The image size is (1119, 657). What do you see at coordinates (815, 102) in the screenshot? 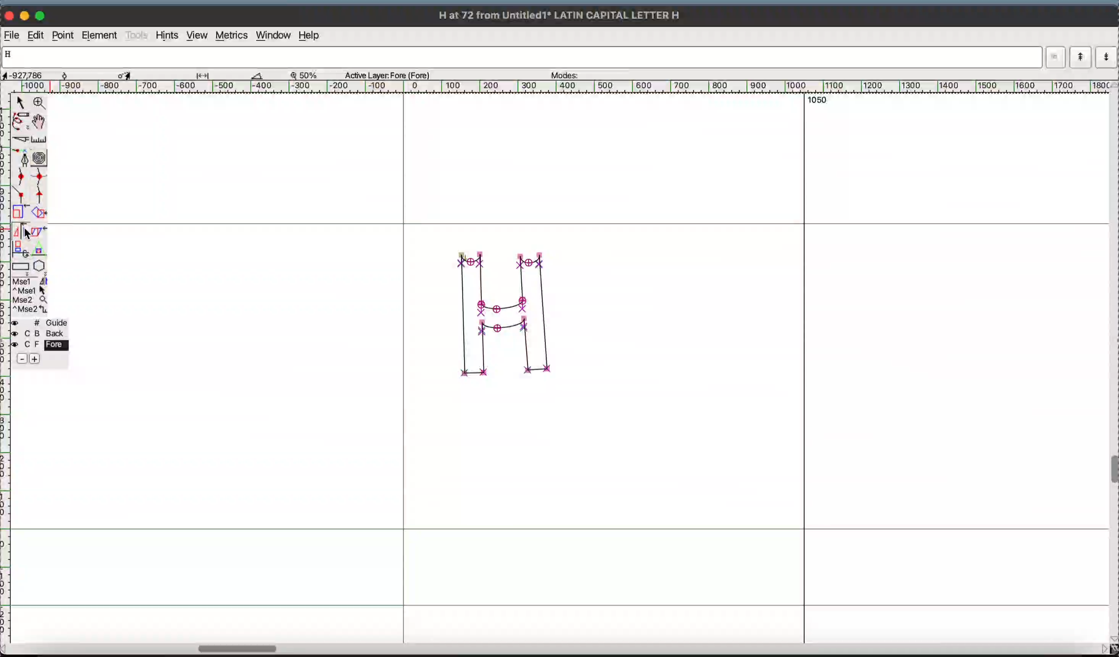
I see `1050` at bounding box center [815, 102].